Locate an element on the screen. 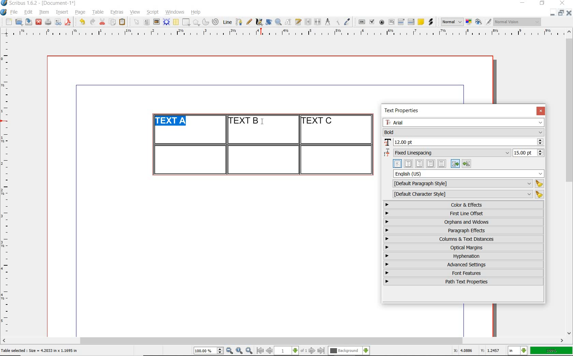 The image size is (573, 356). copy is located at coordinates (113, 23).